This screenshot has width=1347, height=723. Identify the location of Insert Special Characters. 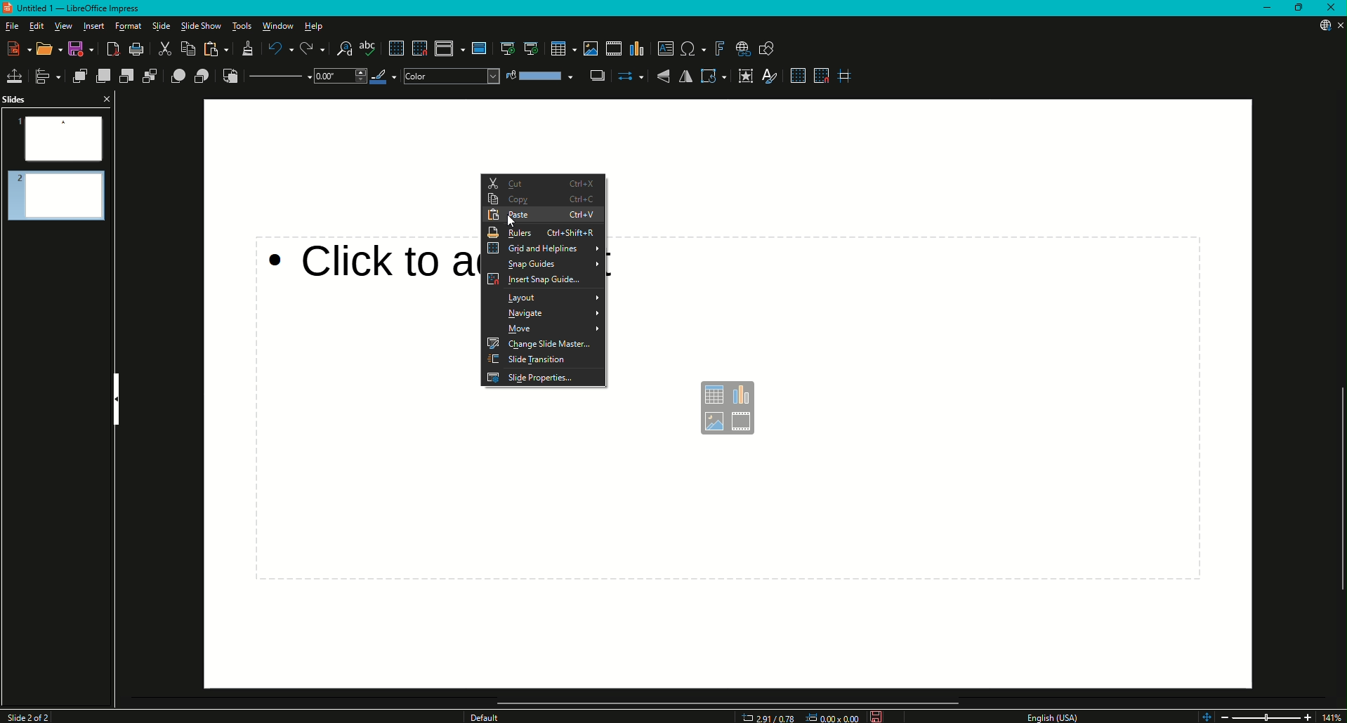
(690, 48).